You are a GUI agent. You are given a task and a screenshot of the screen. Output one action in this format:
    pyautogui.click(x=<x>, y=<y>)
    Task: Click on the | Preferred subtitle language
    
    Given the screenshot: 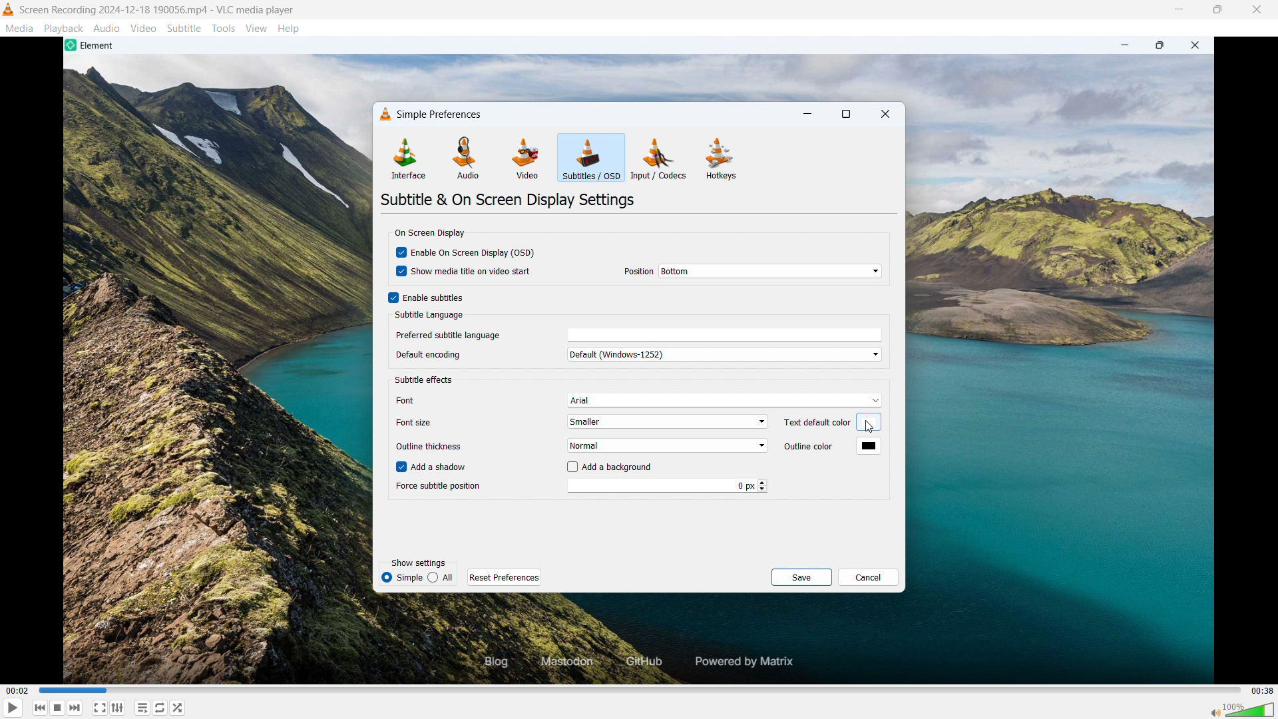 What is the action you would take?
    pyautogui.click(x=457, y=334)
    